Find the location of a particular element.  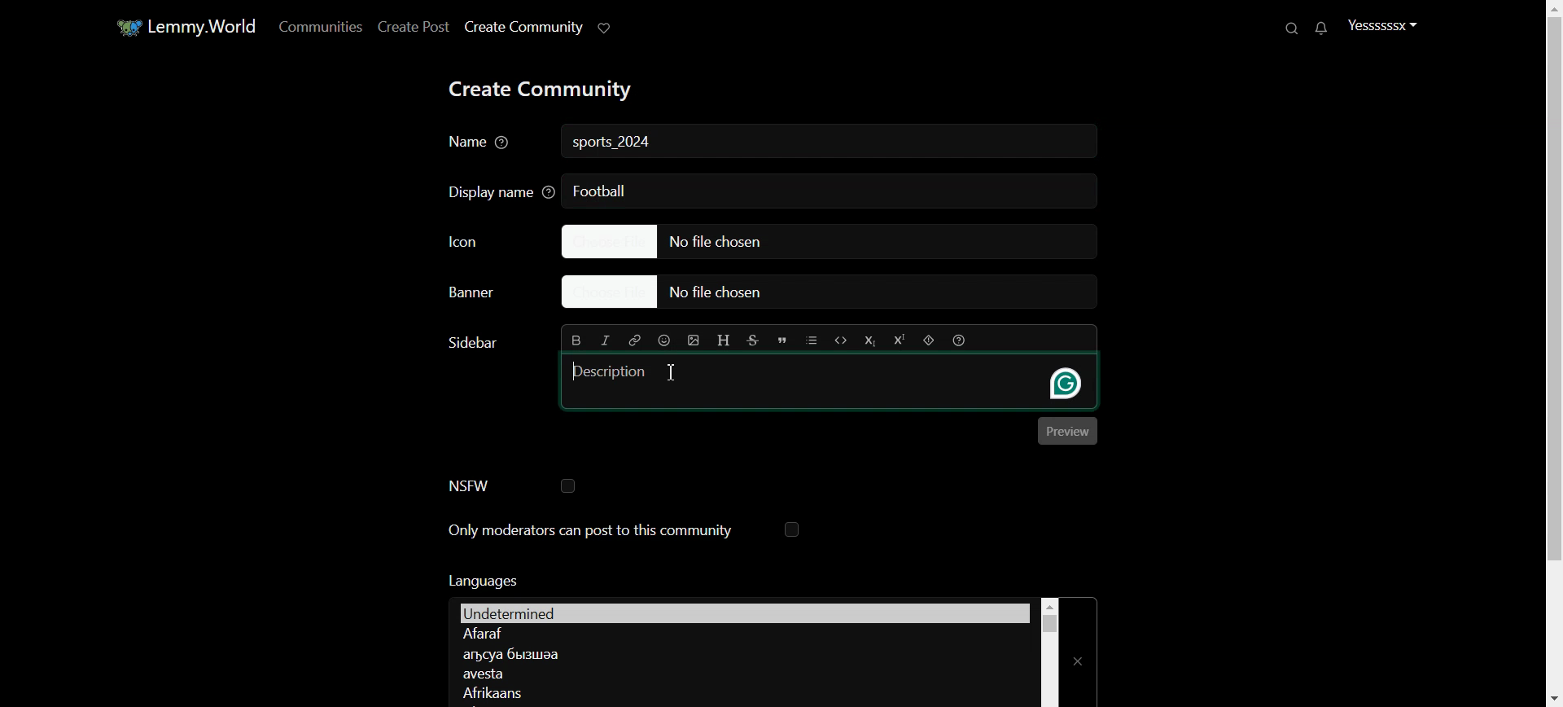

Strikethrough is located at coordinates (754, 340).